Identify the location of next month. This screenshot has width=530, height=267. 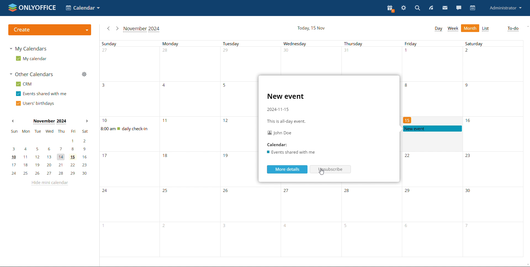
(86, 121).